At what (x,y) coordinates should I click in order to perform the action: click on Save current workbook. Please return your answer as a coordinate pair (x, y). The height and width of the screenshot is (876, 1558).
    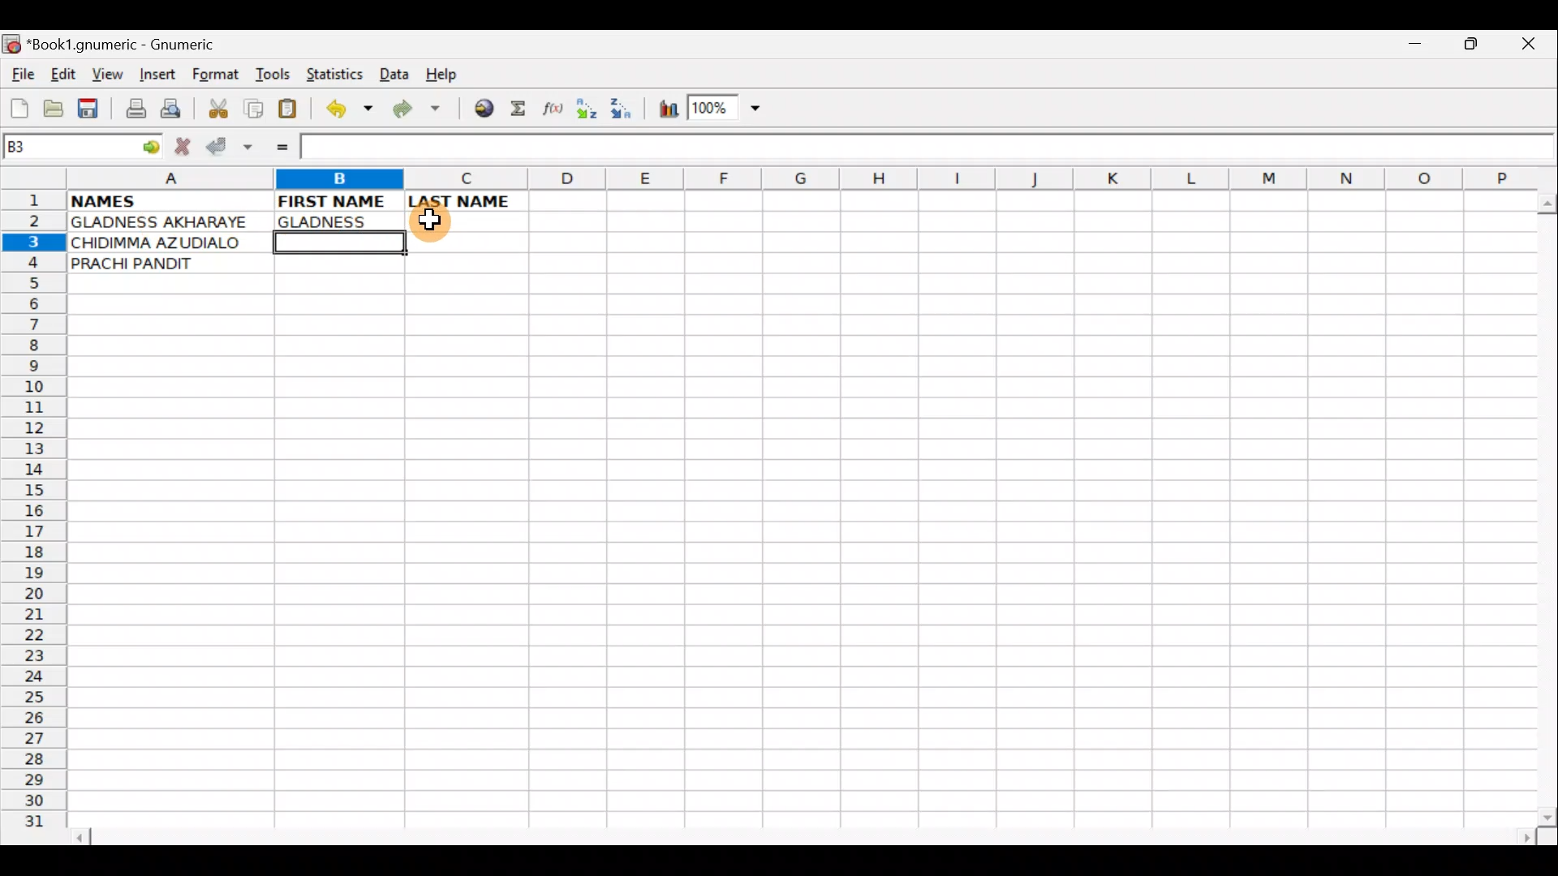
    Looking at the image, I should click on (92, 109).